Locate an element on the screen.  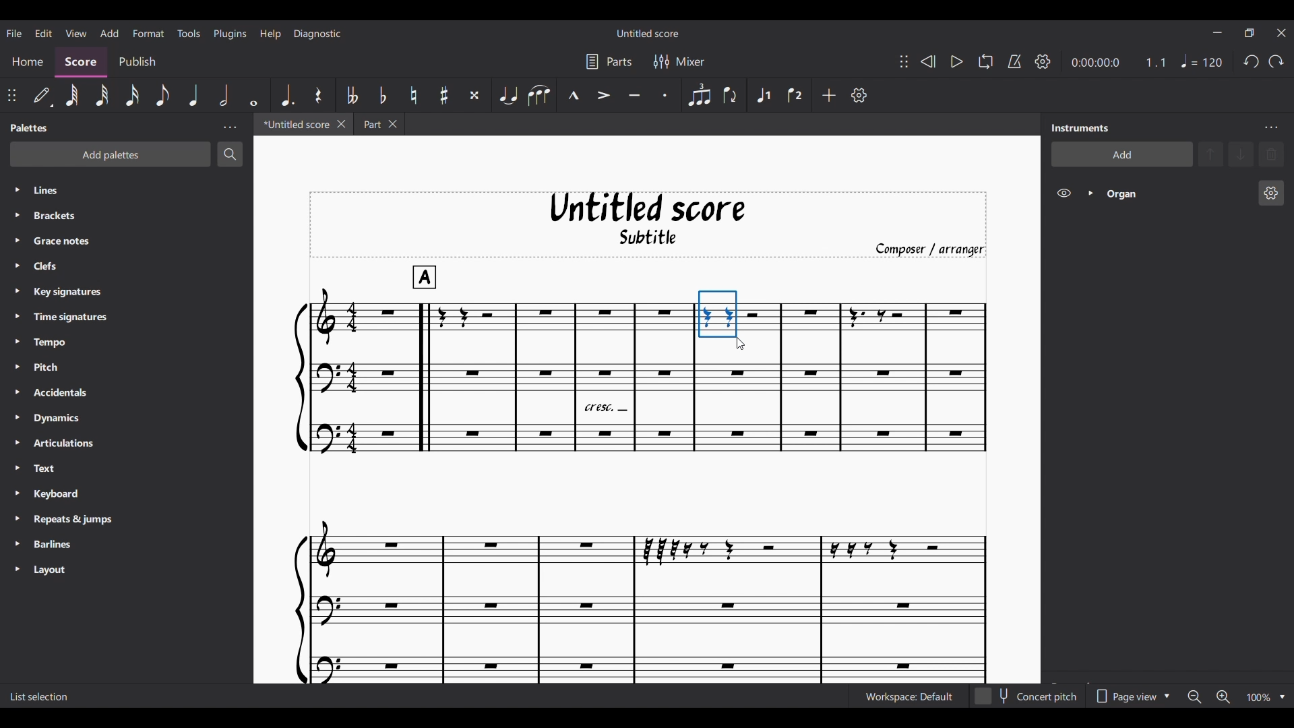
List of palettes is located at coordinates (140, 380).